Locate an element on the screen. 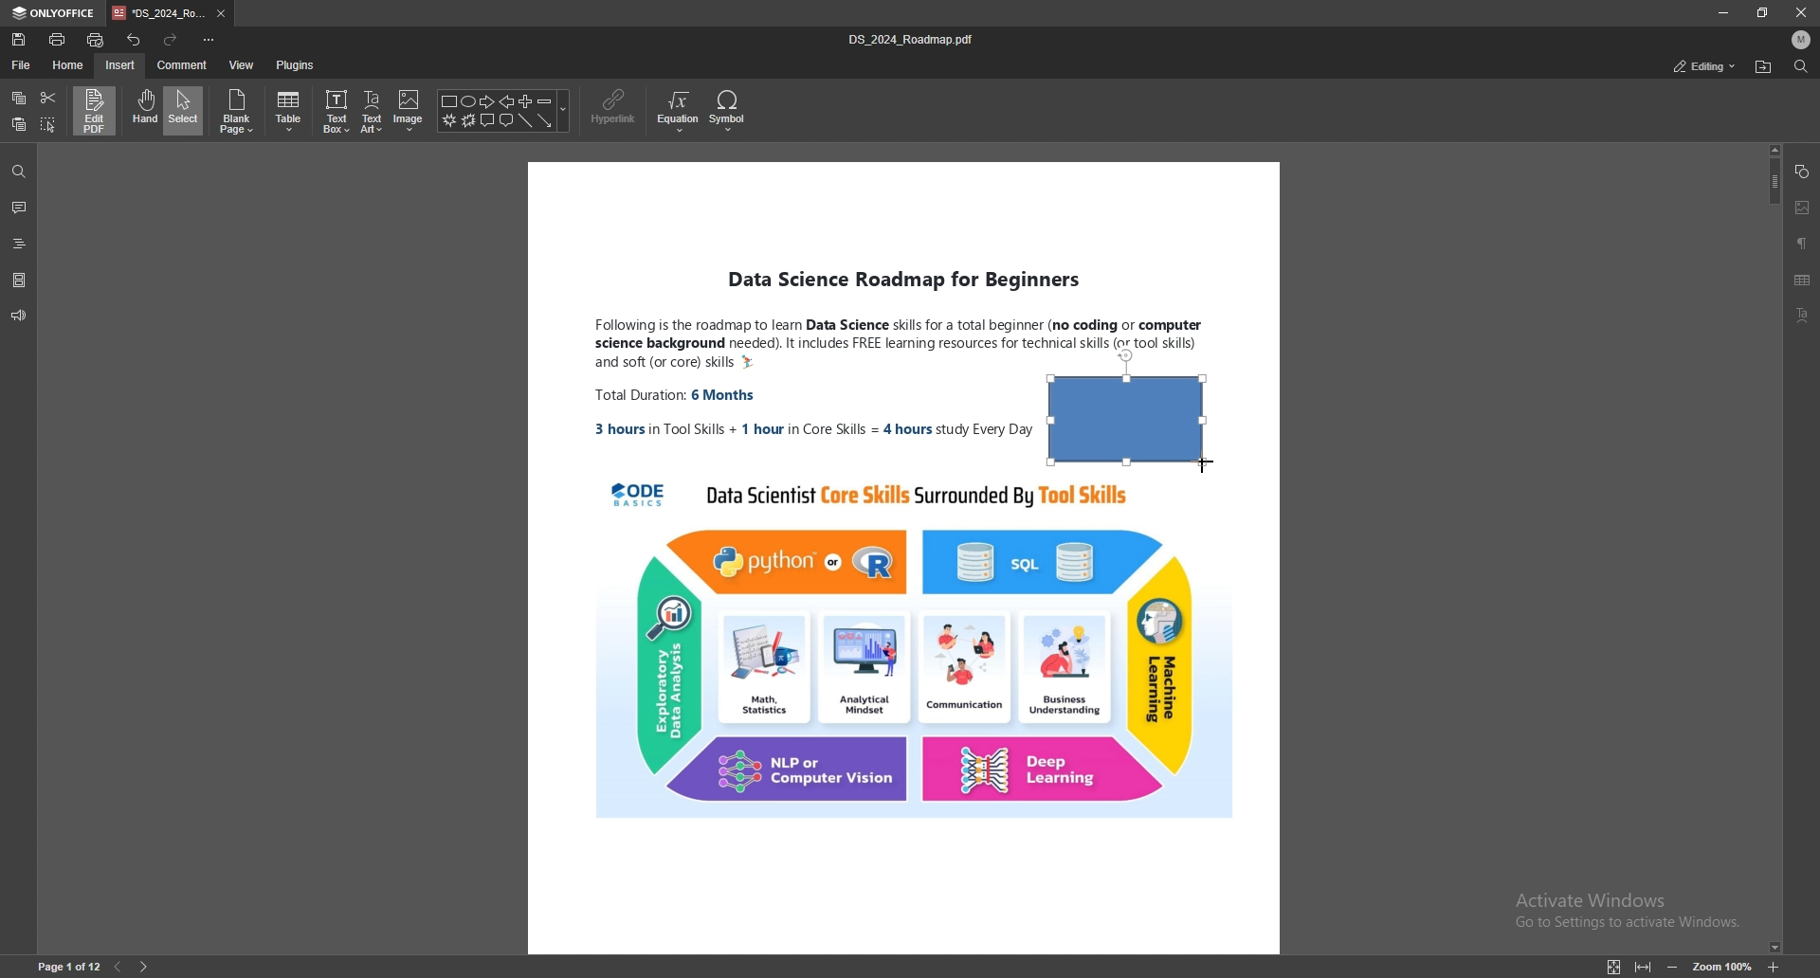  open file location is located at coordinates (1762, 67).